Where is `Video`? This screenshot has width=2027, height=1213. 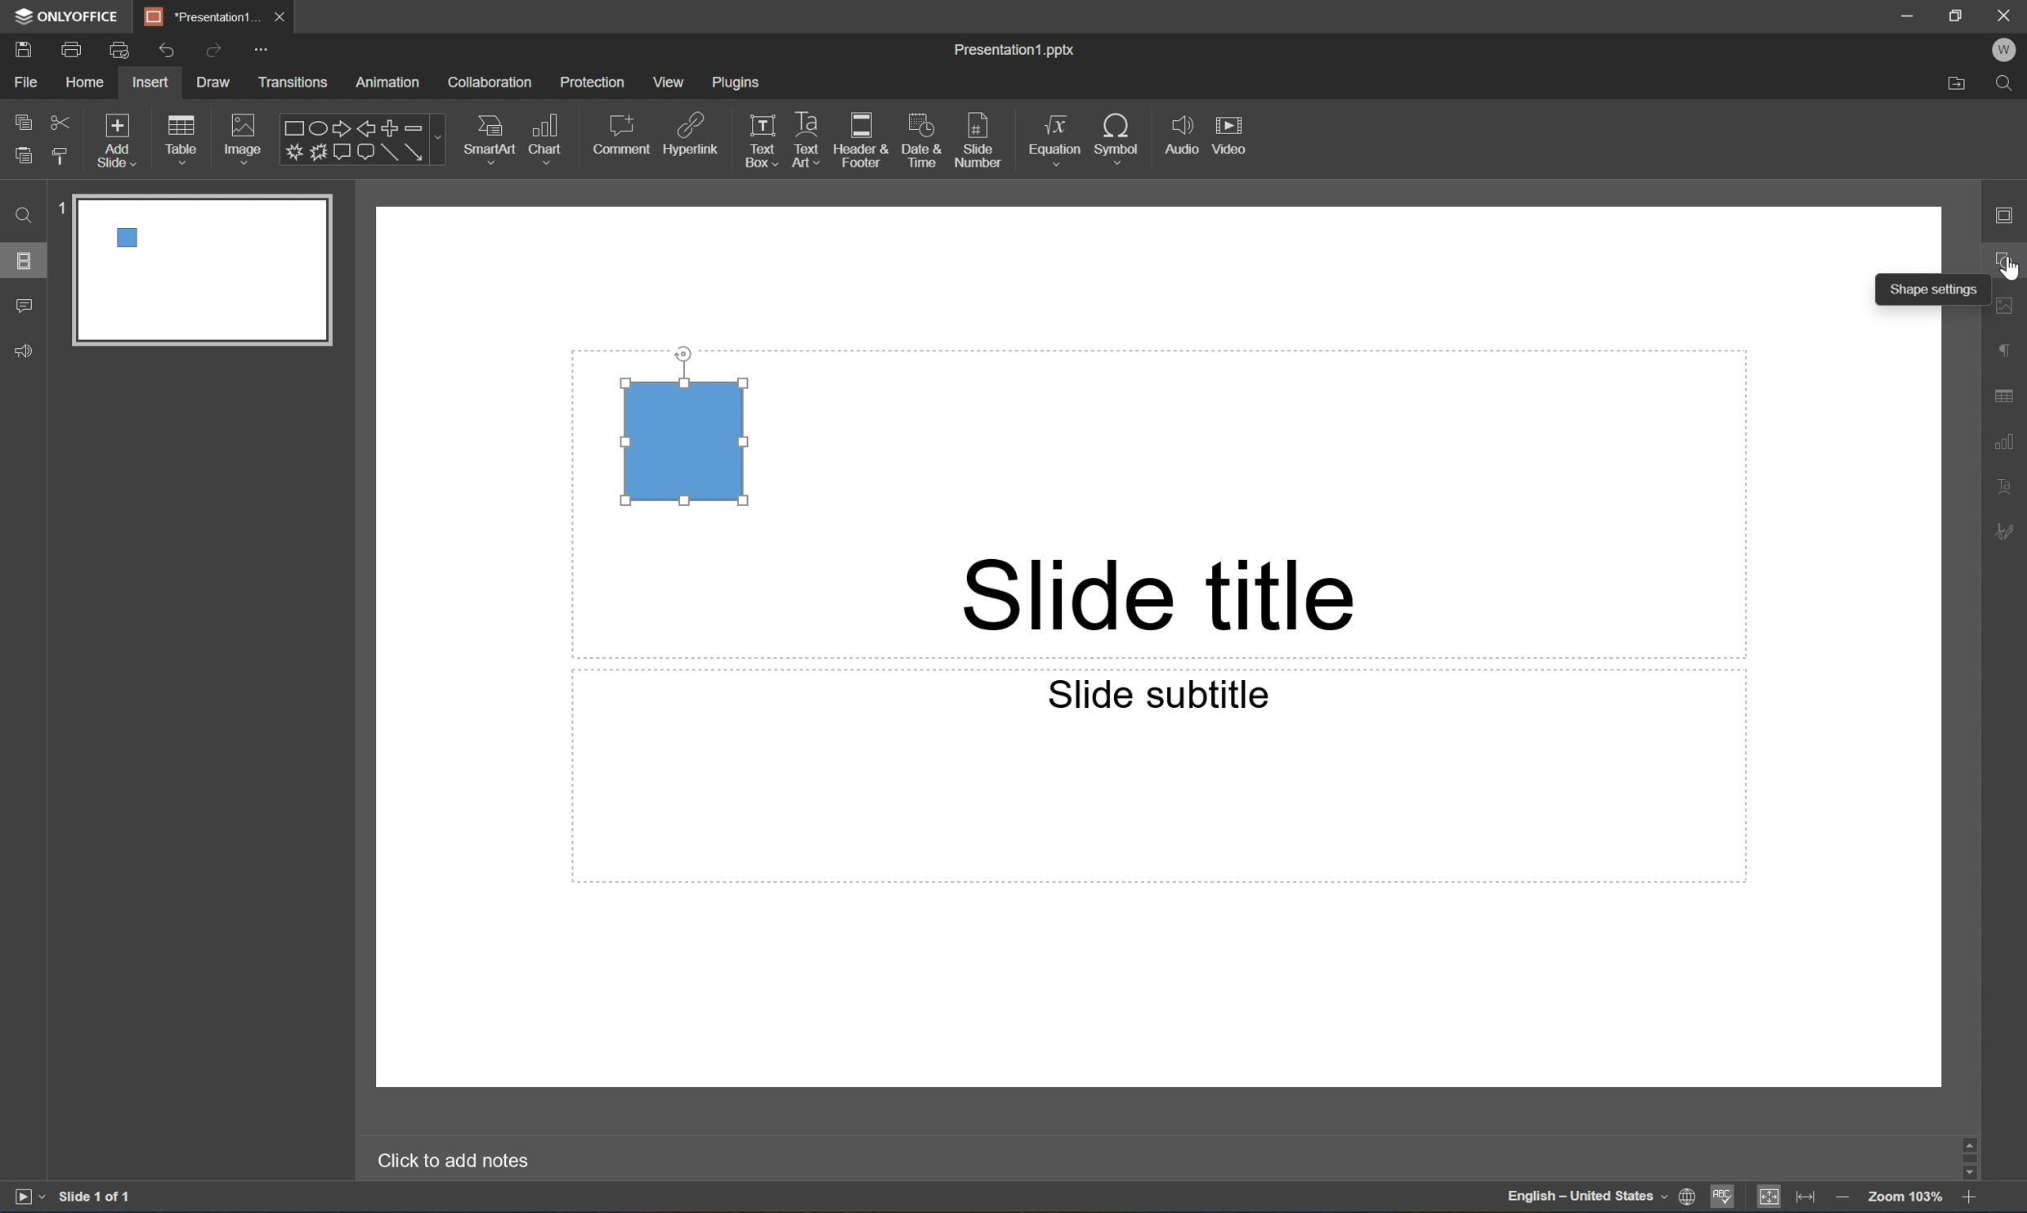 Video is located at coordinates (1228, 133).